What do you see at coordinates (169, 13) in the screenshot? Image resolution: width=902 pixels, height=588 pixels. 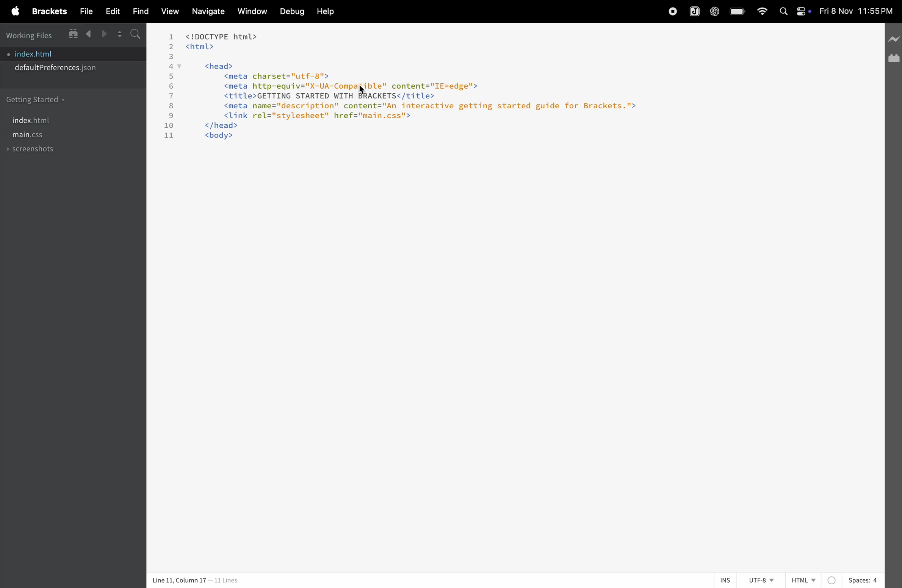 I see `view` at bounding box center [169, 13].